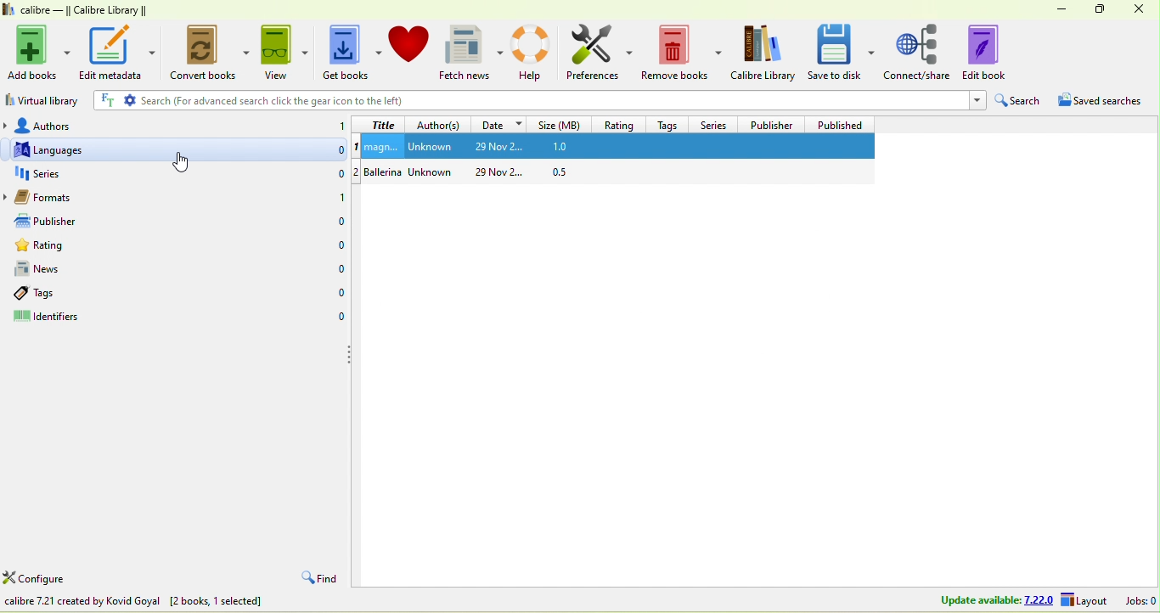  I want to click on authors, so click(81, 127).